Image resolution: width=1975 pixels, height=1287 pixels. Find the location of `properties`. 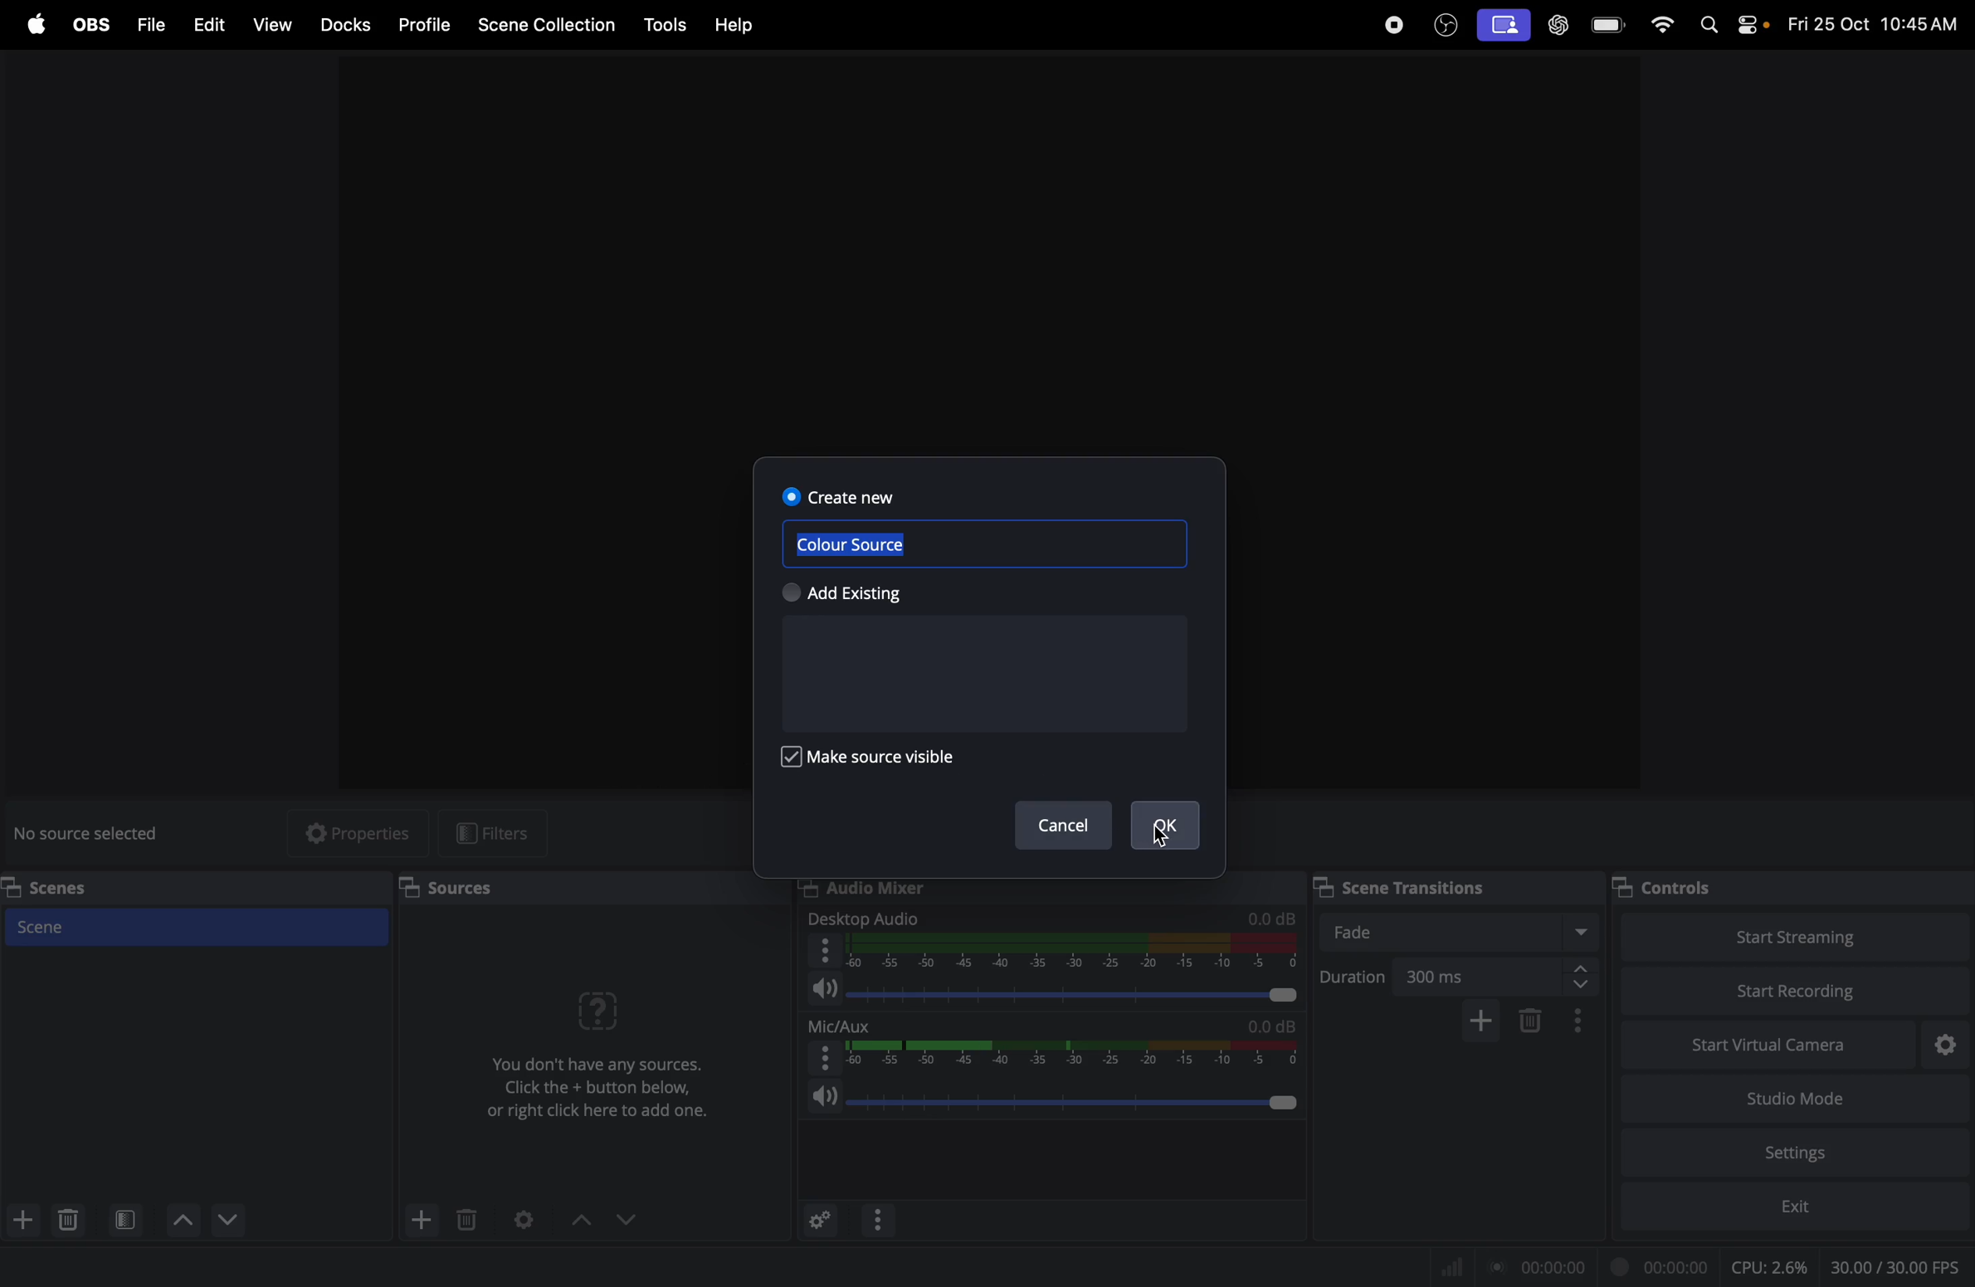

properties is located at coordinates (347, 834).